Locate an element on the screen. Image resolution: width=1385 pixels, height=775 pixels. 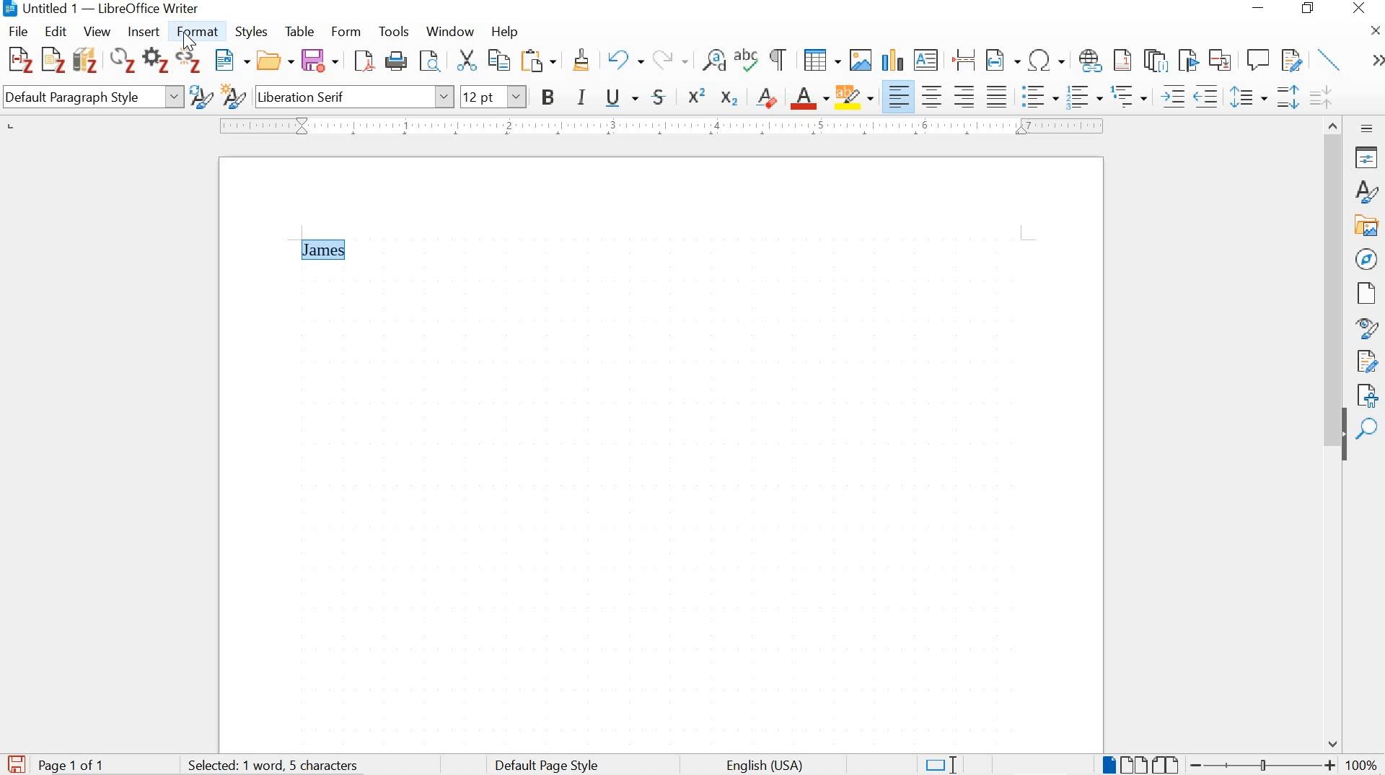
set paragraph style is located at coordinates (92, 99).